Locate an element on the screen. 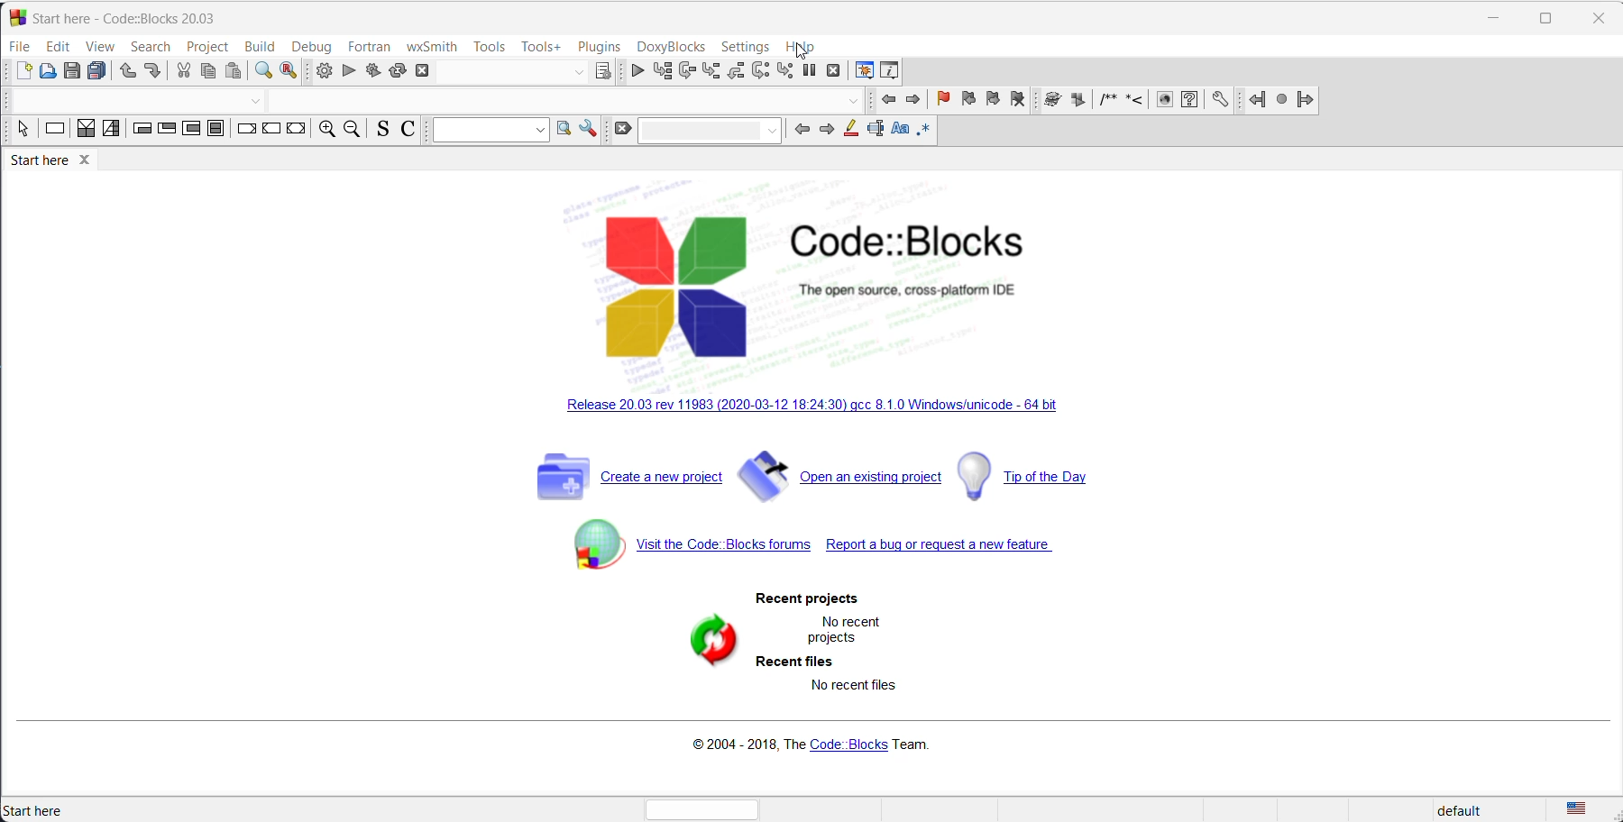 The width and height of the screenshot is (1623, 822). continue instruction is located at coordinates (271, 131).